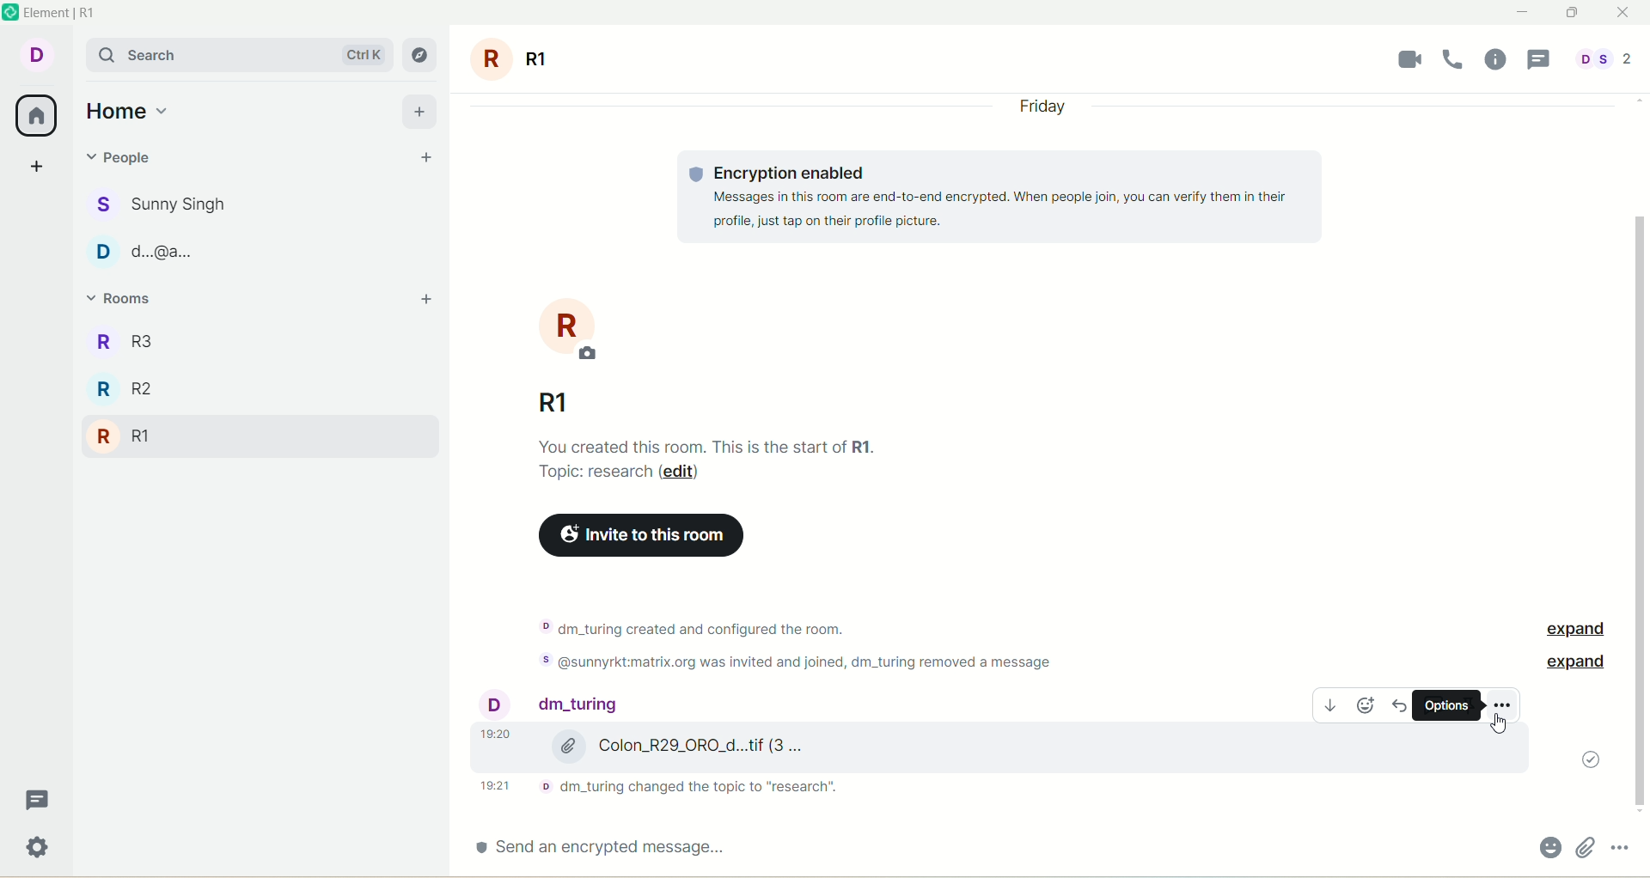 This screenshot has height=878, width=1650. I want to click on room, so click(581, 332).